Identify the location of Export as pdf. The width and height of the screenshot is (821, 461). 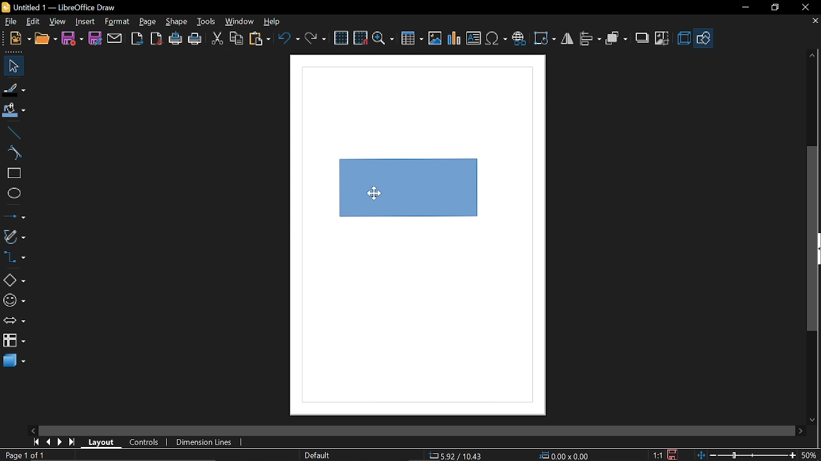
(157, 39).